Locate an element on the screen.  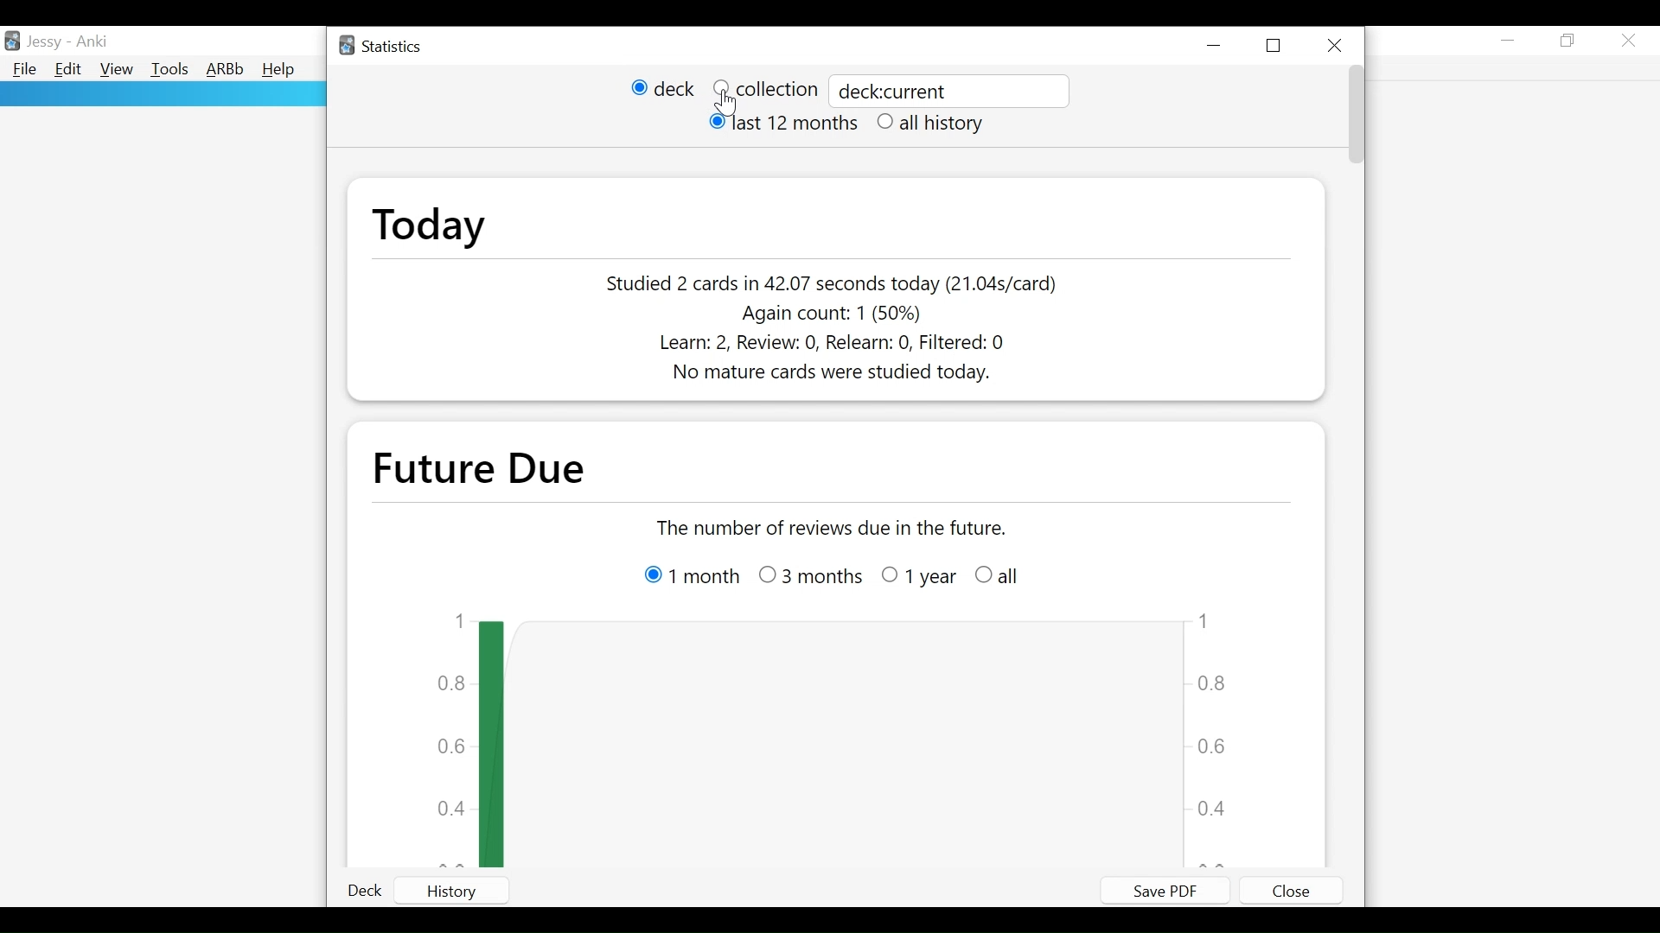
Today is located at coordinates (428, 226).